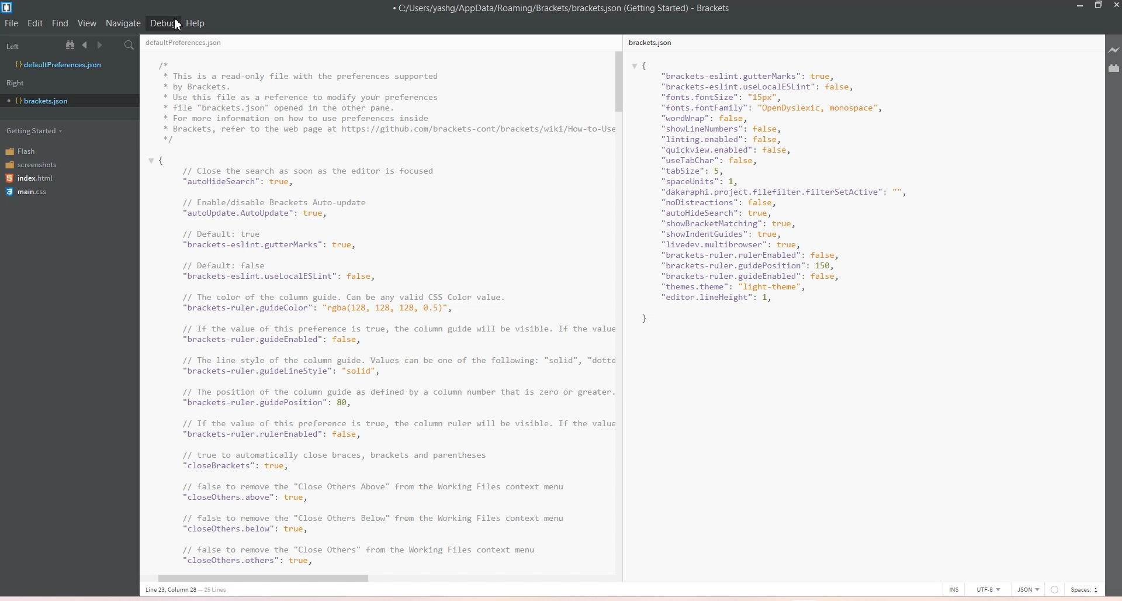 The height and width of the screenshot is (601, 1122). Describe the element at coordinates (370, 579) in the screenshot. I see `Horizontal scroll bar` at that location.